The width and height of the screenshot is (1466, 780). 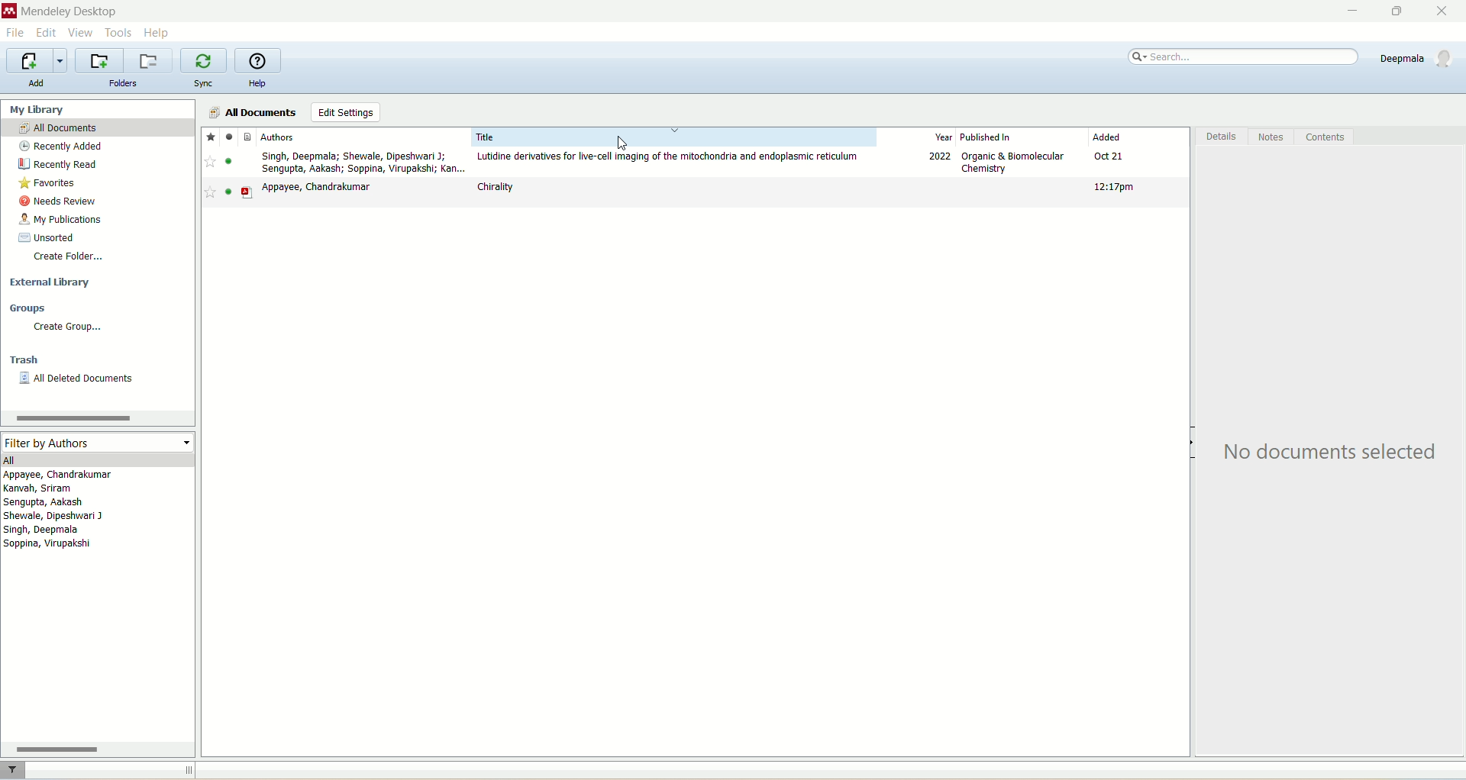 What do you see at coordinates (150, 60) in the screenshot?
I see `remove current folder` at bounding box center [150, 60].